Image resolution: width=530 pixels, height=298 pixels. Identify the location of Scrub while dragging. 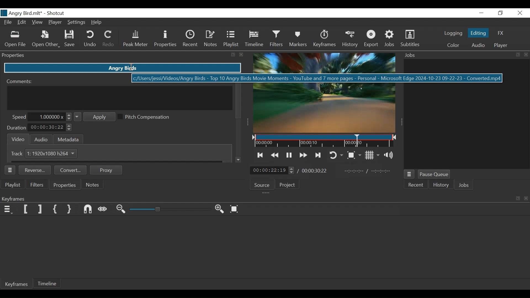
(104, 209).